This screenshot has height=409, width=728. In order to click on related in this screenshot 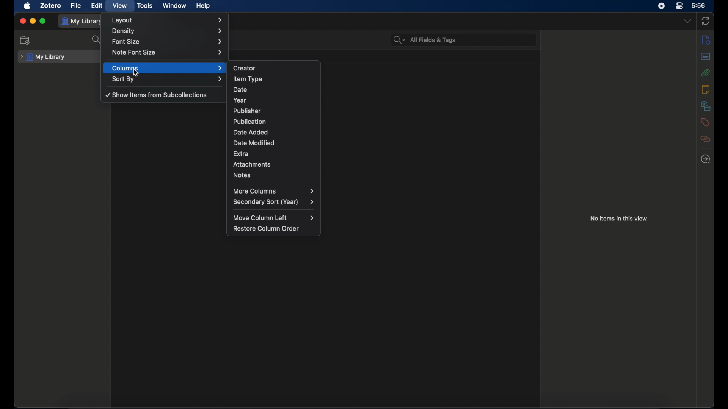, I will do `click(706, 139)`.